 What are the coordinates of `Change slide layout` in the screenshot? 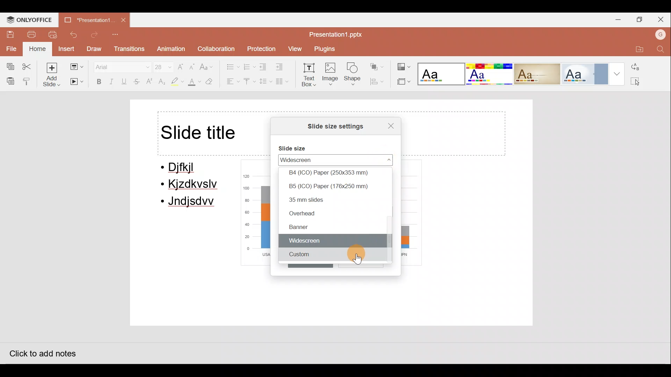 It's located at (76, 65).